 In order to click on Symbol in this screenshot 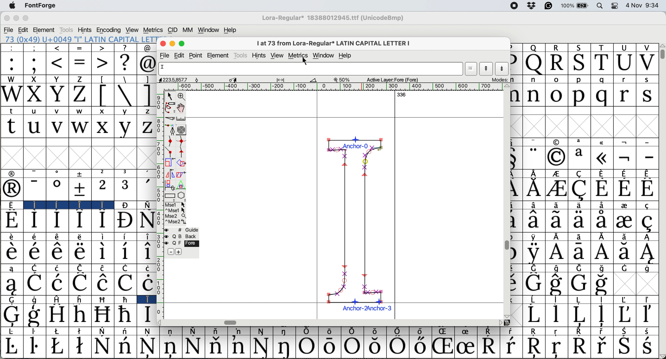, I will do `click(647, 188)`.